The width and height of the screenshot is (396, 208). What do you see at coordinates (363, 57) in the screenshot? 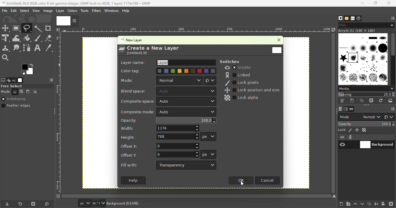
I see `Image box` at bounding box center [363, 57].